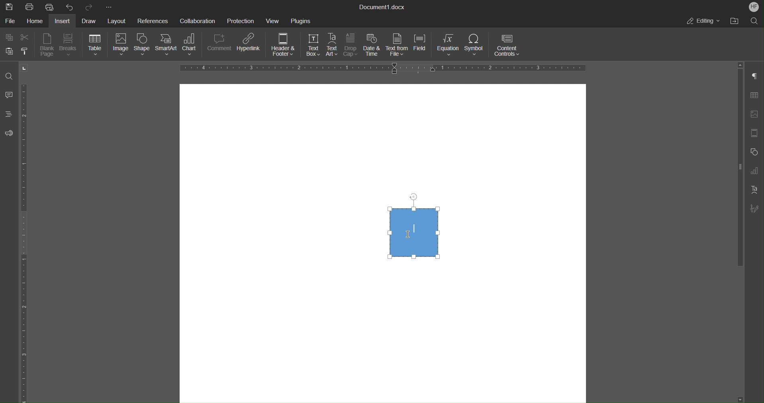 This screenshot has height=403, width=764. Describe the element at coordinates (403, 236) in the screenshot. I see `cursor` at that location.